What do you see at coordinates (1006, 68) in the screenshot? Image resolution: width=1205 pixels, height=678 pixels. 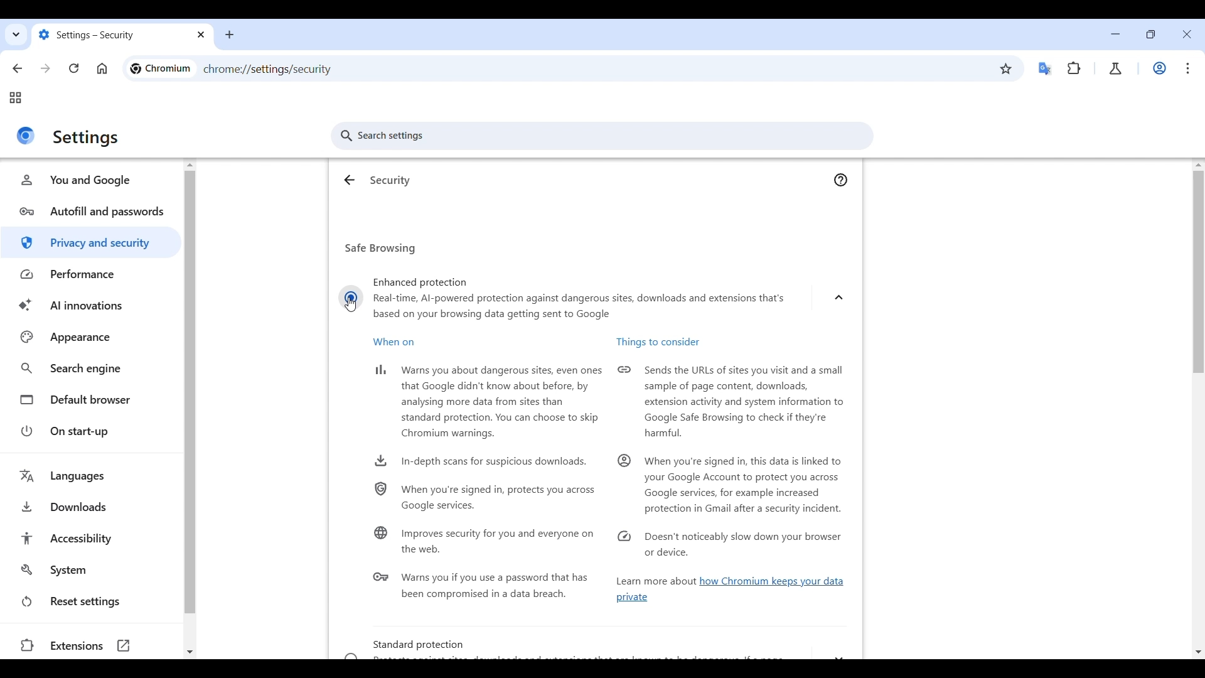 I see `Bookmark this tab` at bounding box center [1006, 68].